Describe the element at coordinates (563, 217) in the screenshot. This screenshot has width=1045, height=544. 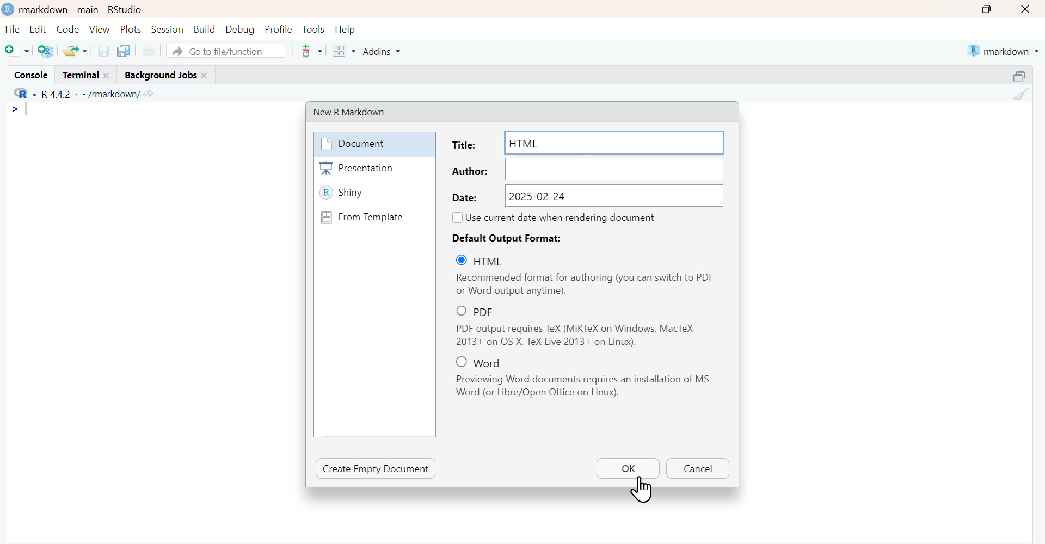
I see `Use current date when rendering document` at that location.